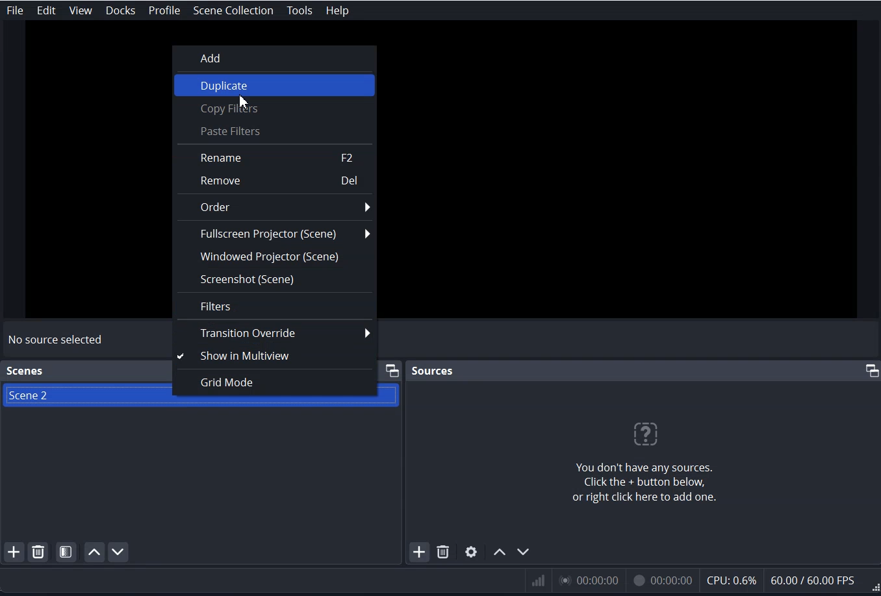  What do you see at coordinates (392, 369) in the screenshot?
I see `Maximize` at bounding box center [392, 369].